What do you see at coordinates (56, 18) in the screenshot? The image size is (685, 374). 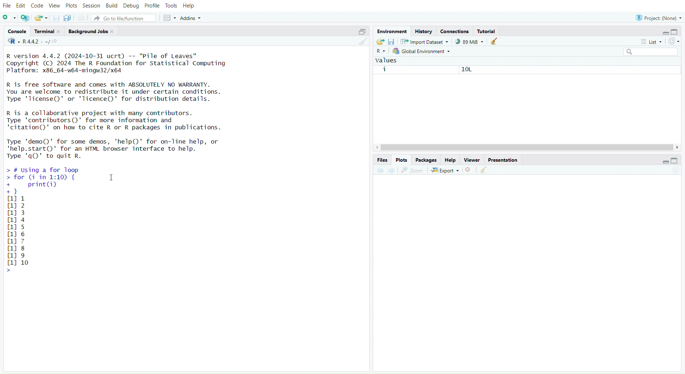 I see `save current document` at bounding box center [56, 18].